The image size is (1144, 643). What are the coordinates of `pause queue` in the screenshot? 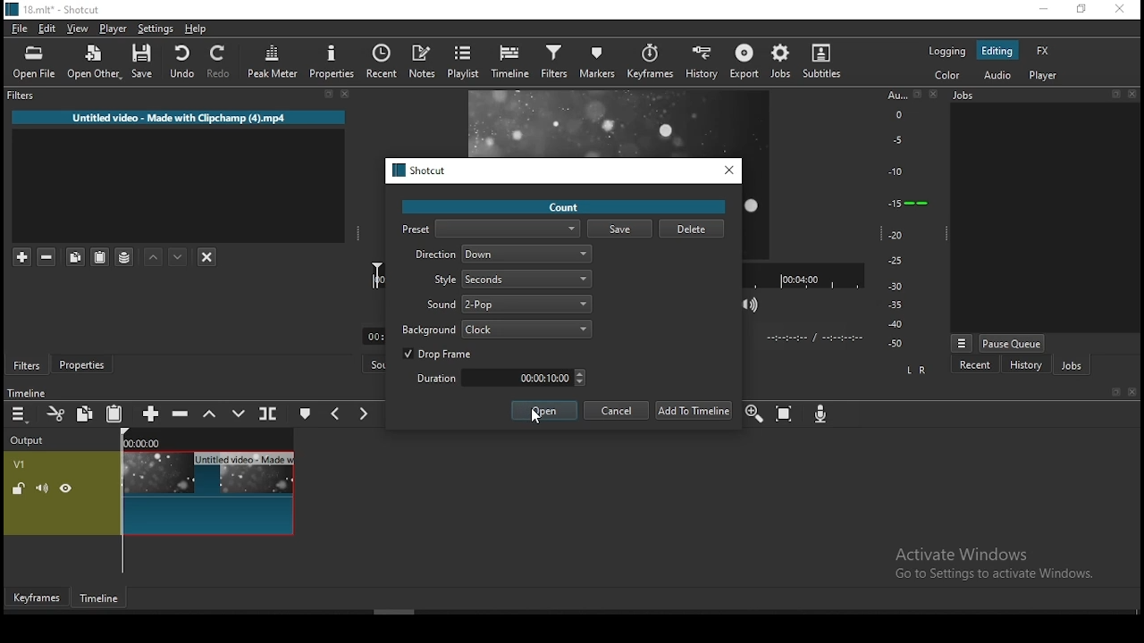 It's located at (1013, 342).